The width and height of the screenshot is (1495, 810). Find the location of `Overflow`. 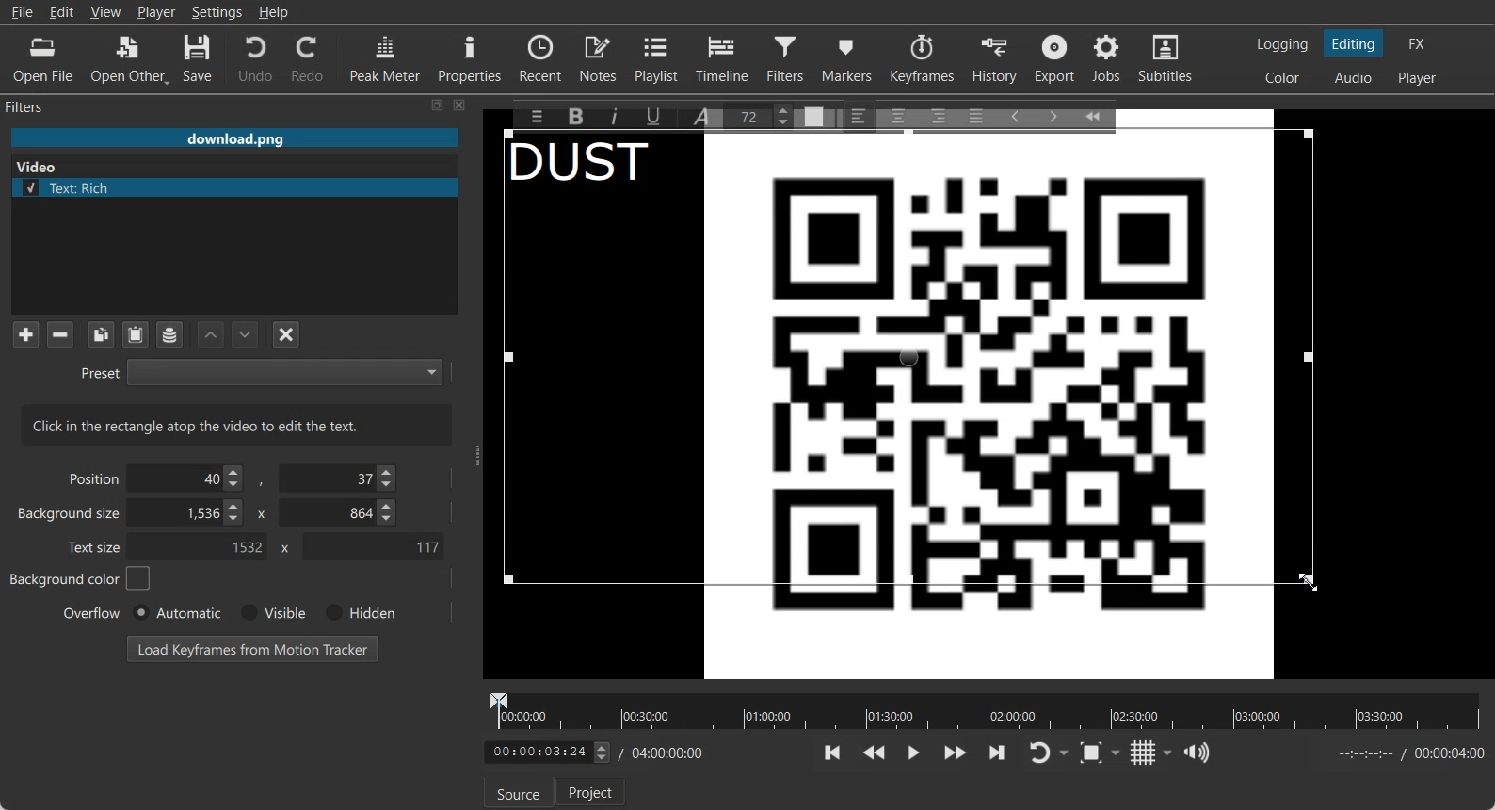

Overflow is located at coordinates (92, 612).